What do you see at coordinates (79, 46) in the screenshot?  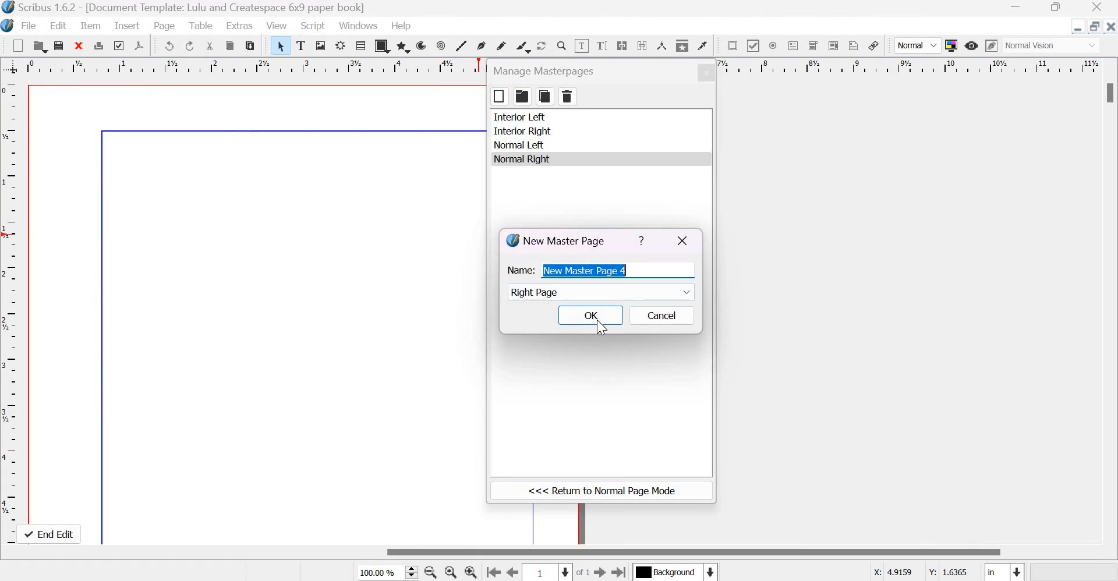 I see `close` at bounding box center [79, 46].